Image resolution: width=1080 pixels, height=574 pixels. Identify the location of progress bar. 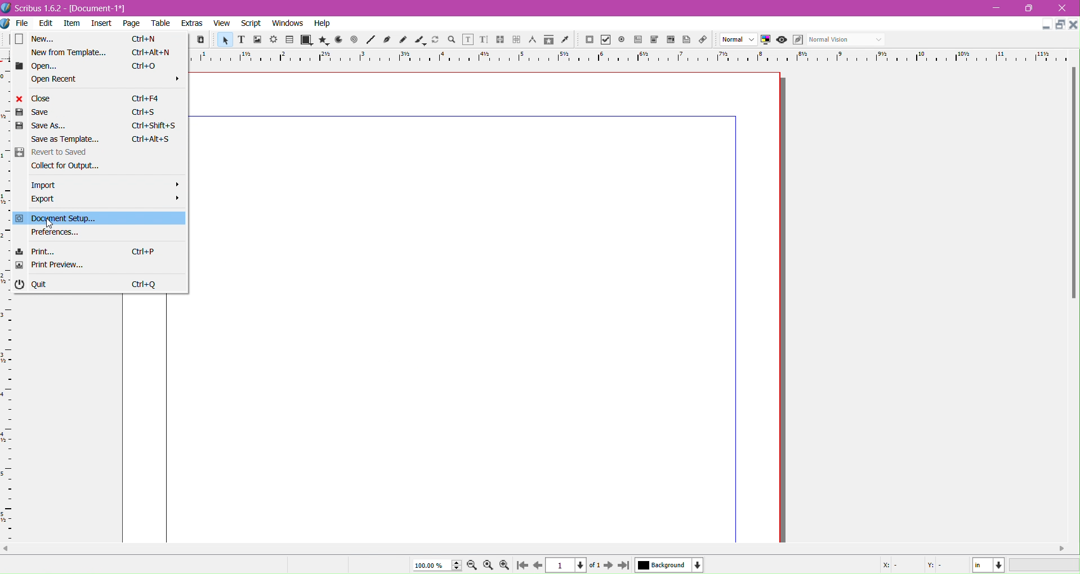
(1045, 566).